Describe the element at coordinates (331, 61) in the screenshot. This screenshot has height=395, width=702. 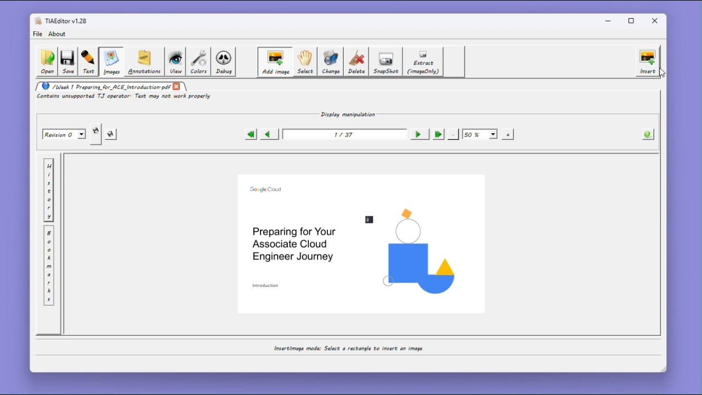
I see `Change` at that location.